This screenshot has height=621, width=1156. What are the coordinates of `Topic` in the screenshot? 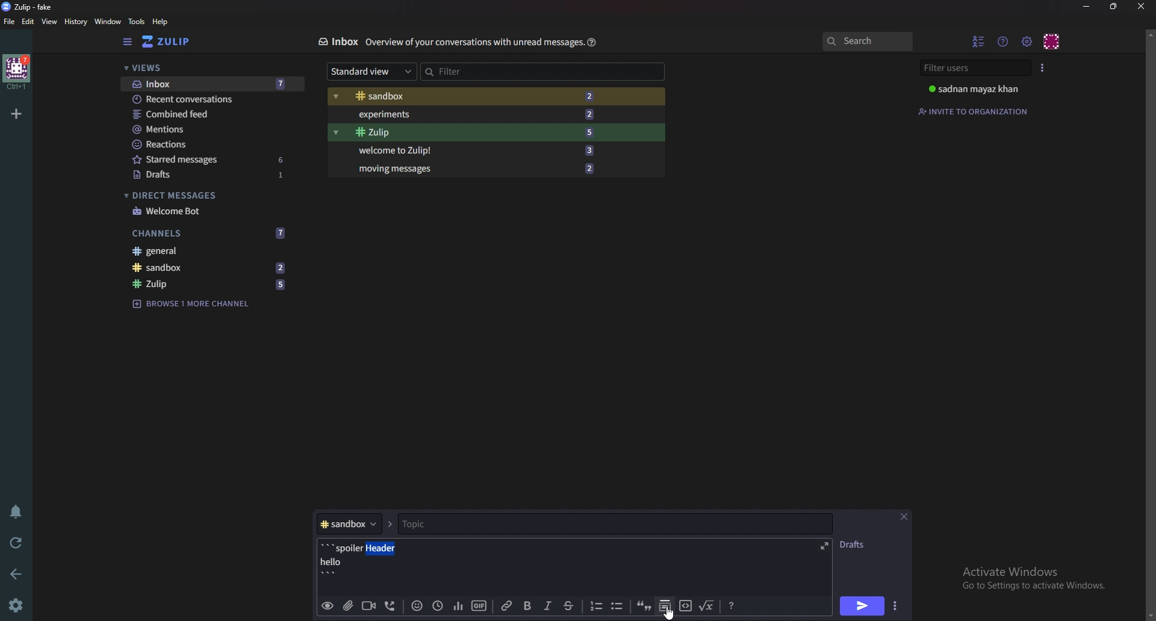 It's located at (613, 522).